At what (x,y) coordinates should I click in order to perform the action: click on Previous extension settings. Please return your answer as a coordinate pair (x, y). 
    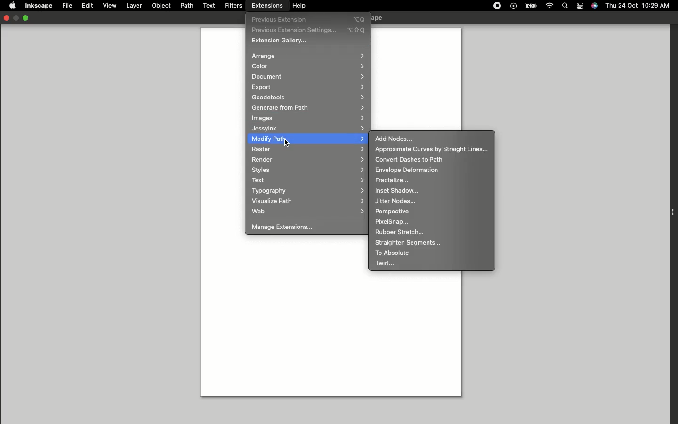
    Looking at the image, I should click on (309, 30).